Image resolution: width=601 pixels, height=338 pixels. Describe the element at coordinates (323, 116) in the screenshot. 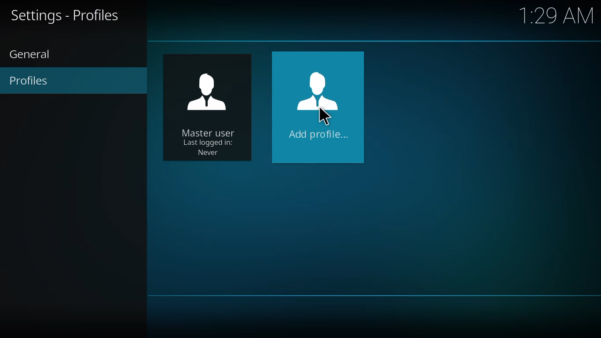

I see `cursor` at that location.